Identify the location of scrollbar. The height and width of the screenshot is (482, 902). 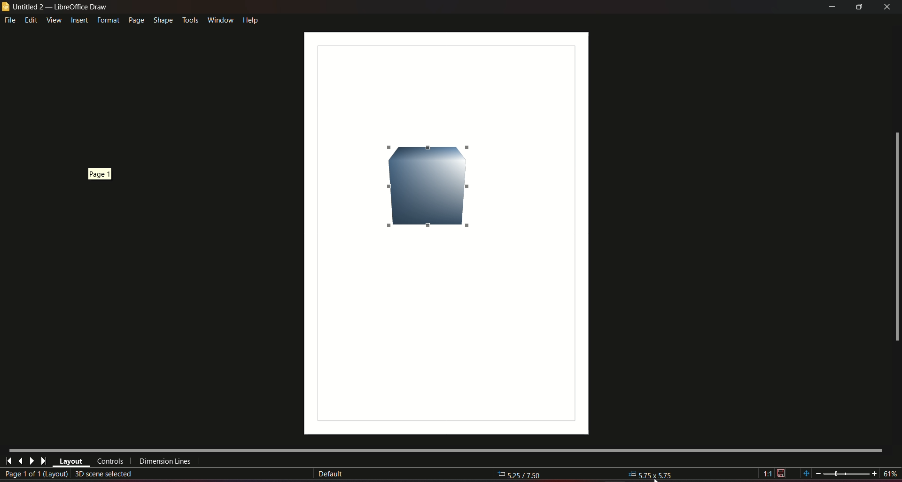
(896, 237).